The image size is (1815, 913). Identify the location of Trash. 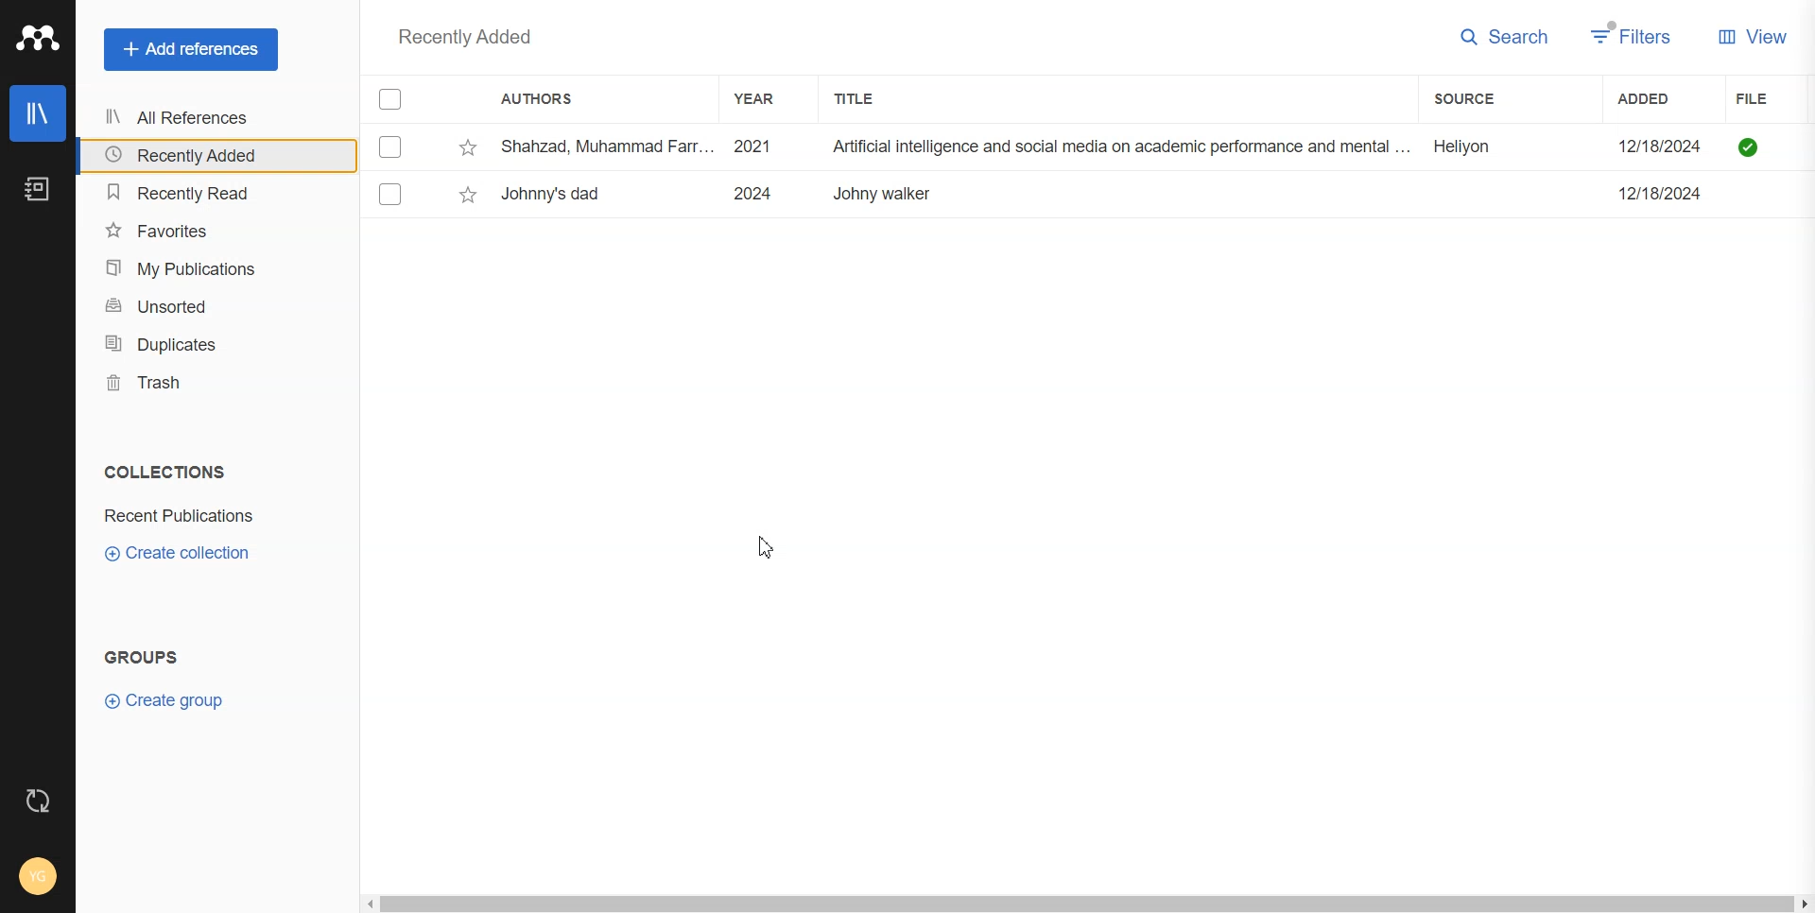
(210, 382).